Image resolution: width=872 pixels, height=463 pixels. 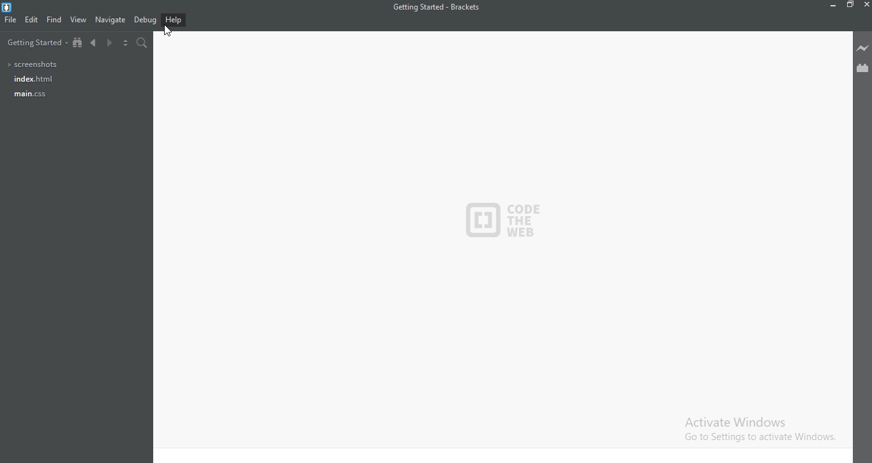 What do you see at coordinates (93, 43) in the screenshot?
I see `Previous document` at bounding box center [93, 43].